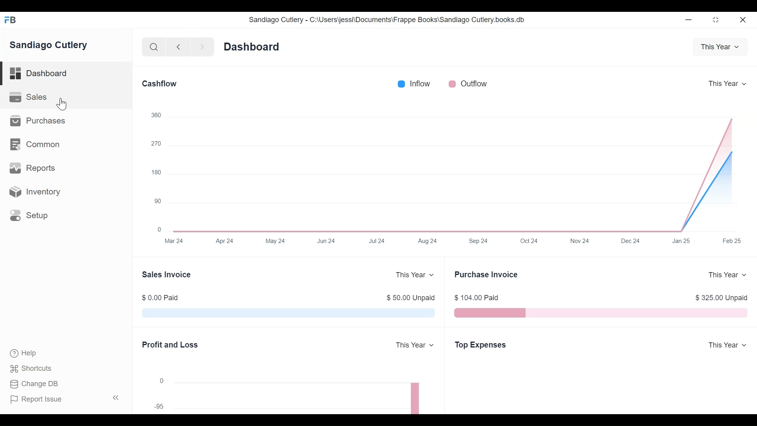  Describe the element at coordinates (50, 45) in the screenshot. I see `Sandiago Cutlery` at that location.